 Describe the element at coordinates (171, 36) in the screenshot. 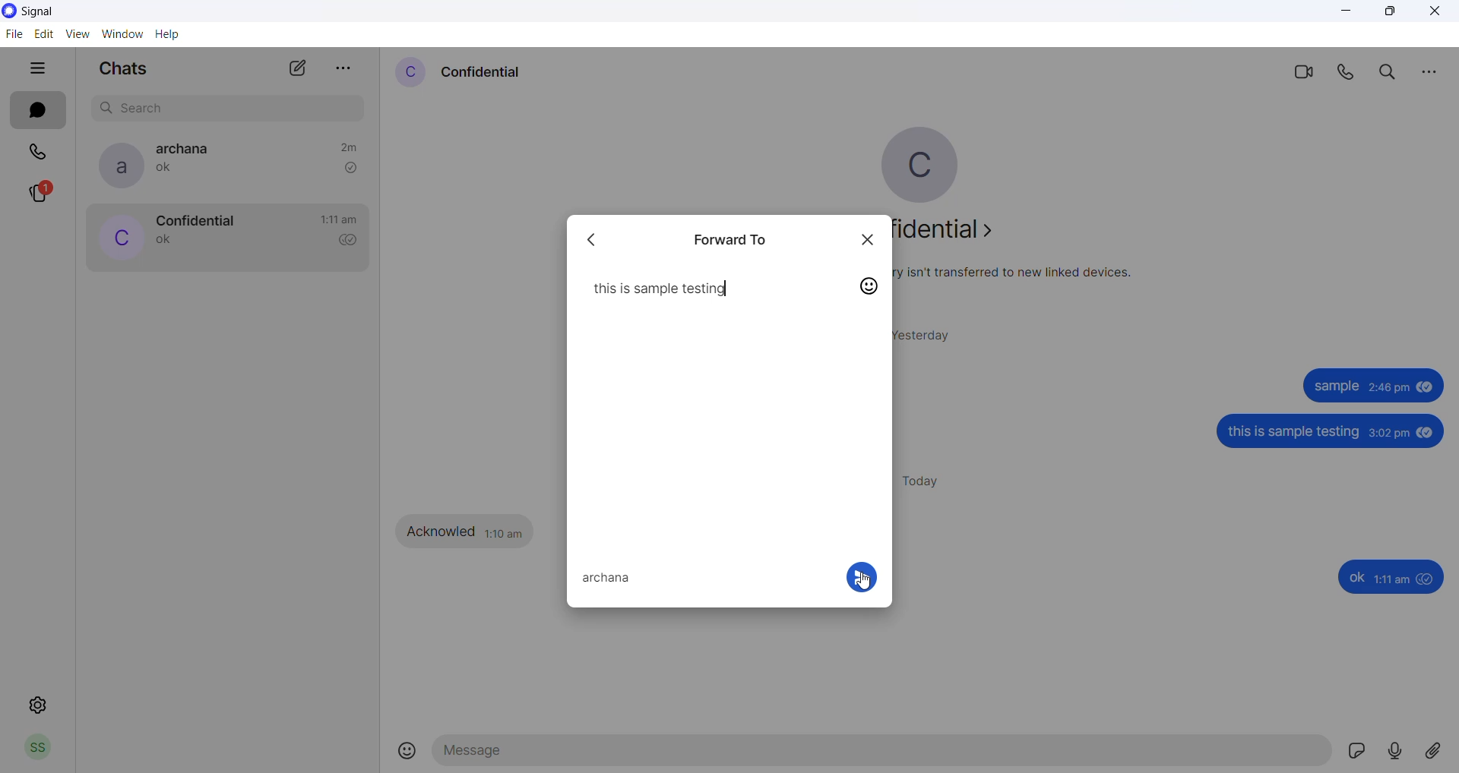

I see `help` at that location.